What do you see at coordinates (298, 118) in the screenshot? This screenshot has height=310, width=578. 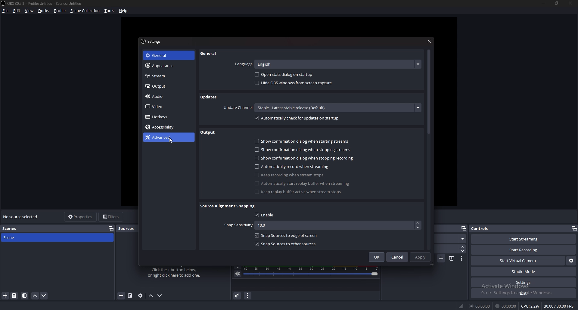 I see `Automatically check for updates on startup` at bounding box center [298, 118].